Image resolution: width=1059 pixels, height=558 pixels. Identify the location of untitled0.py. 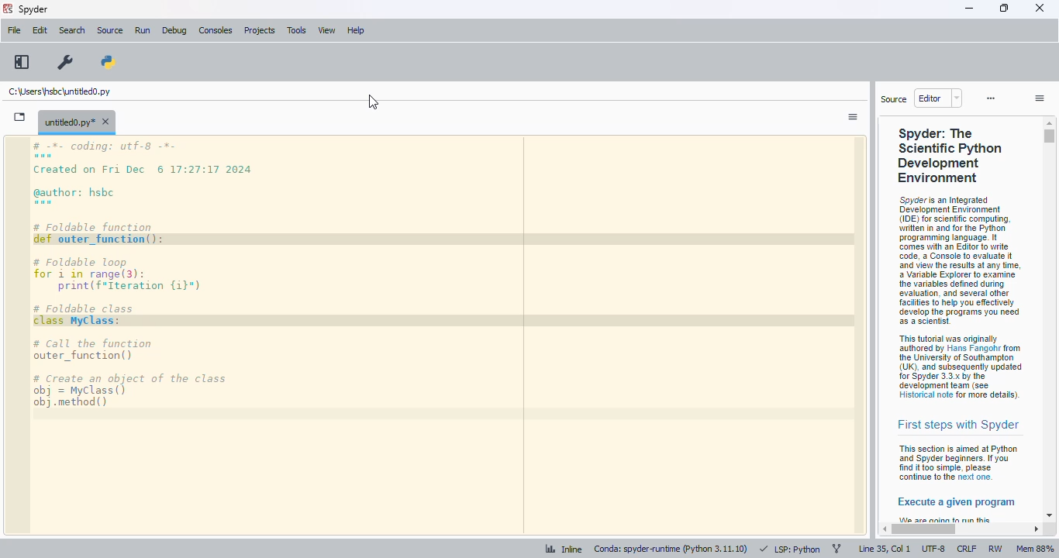
(78, 122).